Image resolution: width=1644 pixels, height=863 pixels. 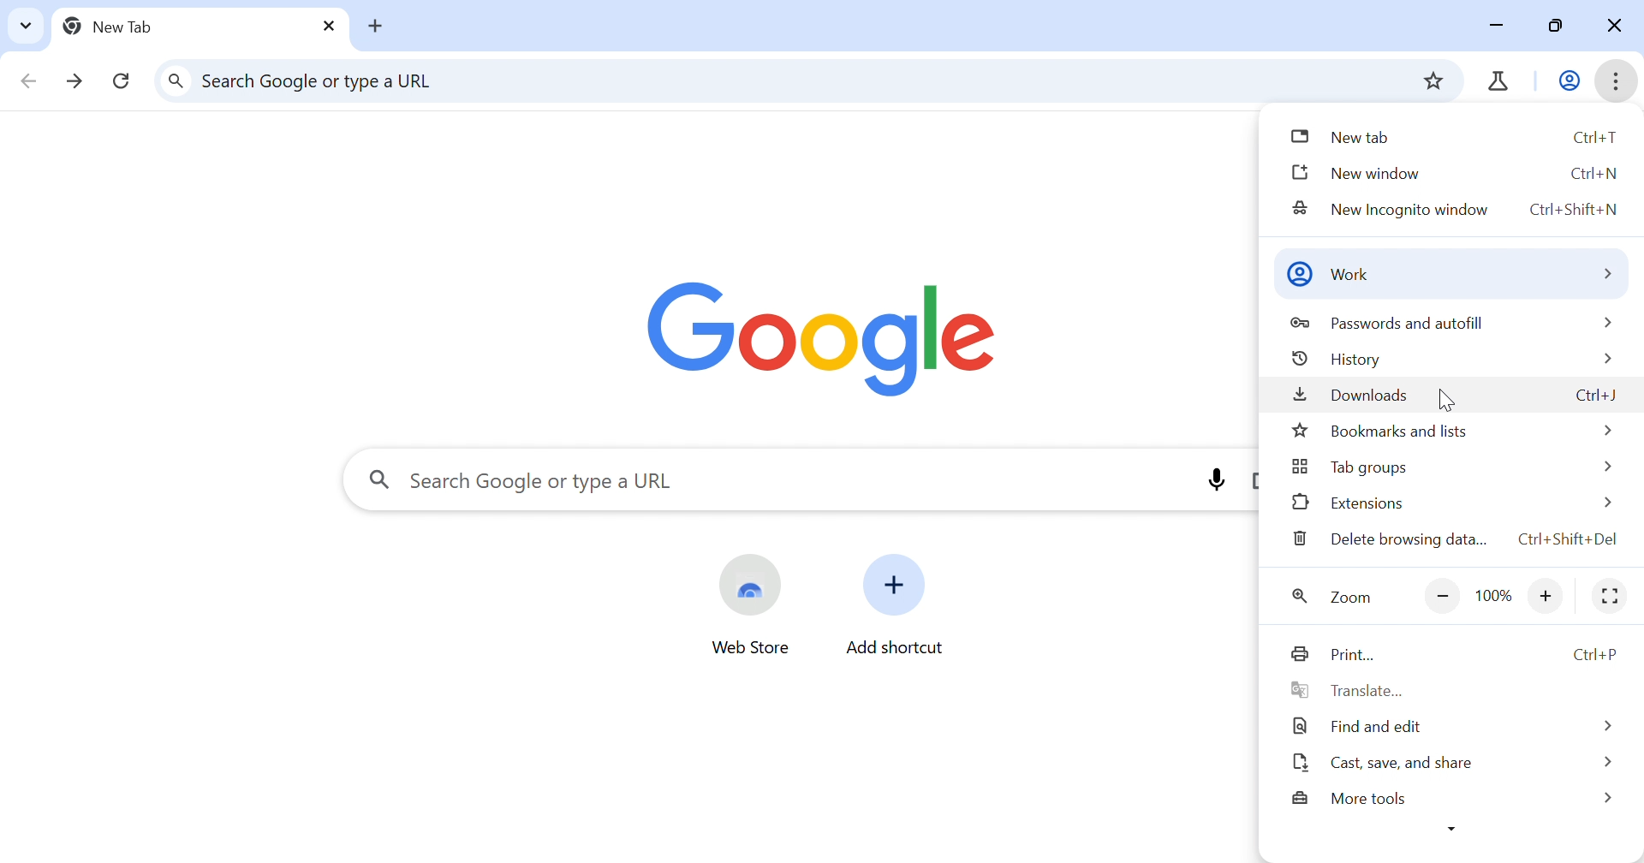 What do you see at coordinates (1450, 830) in the screenshot?
I see `More options` at bounding box center [1450, 830].